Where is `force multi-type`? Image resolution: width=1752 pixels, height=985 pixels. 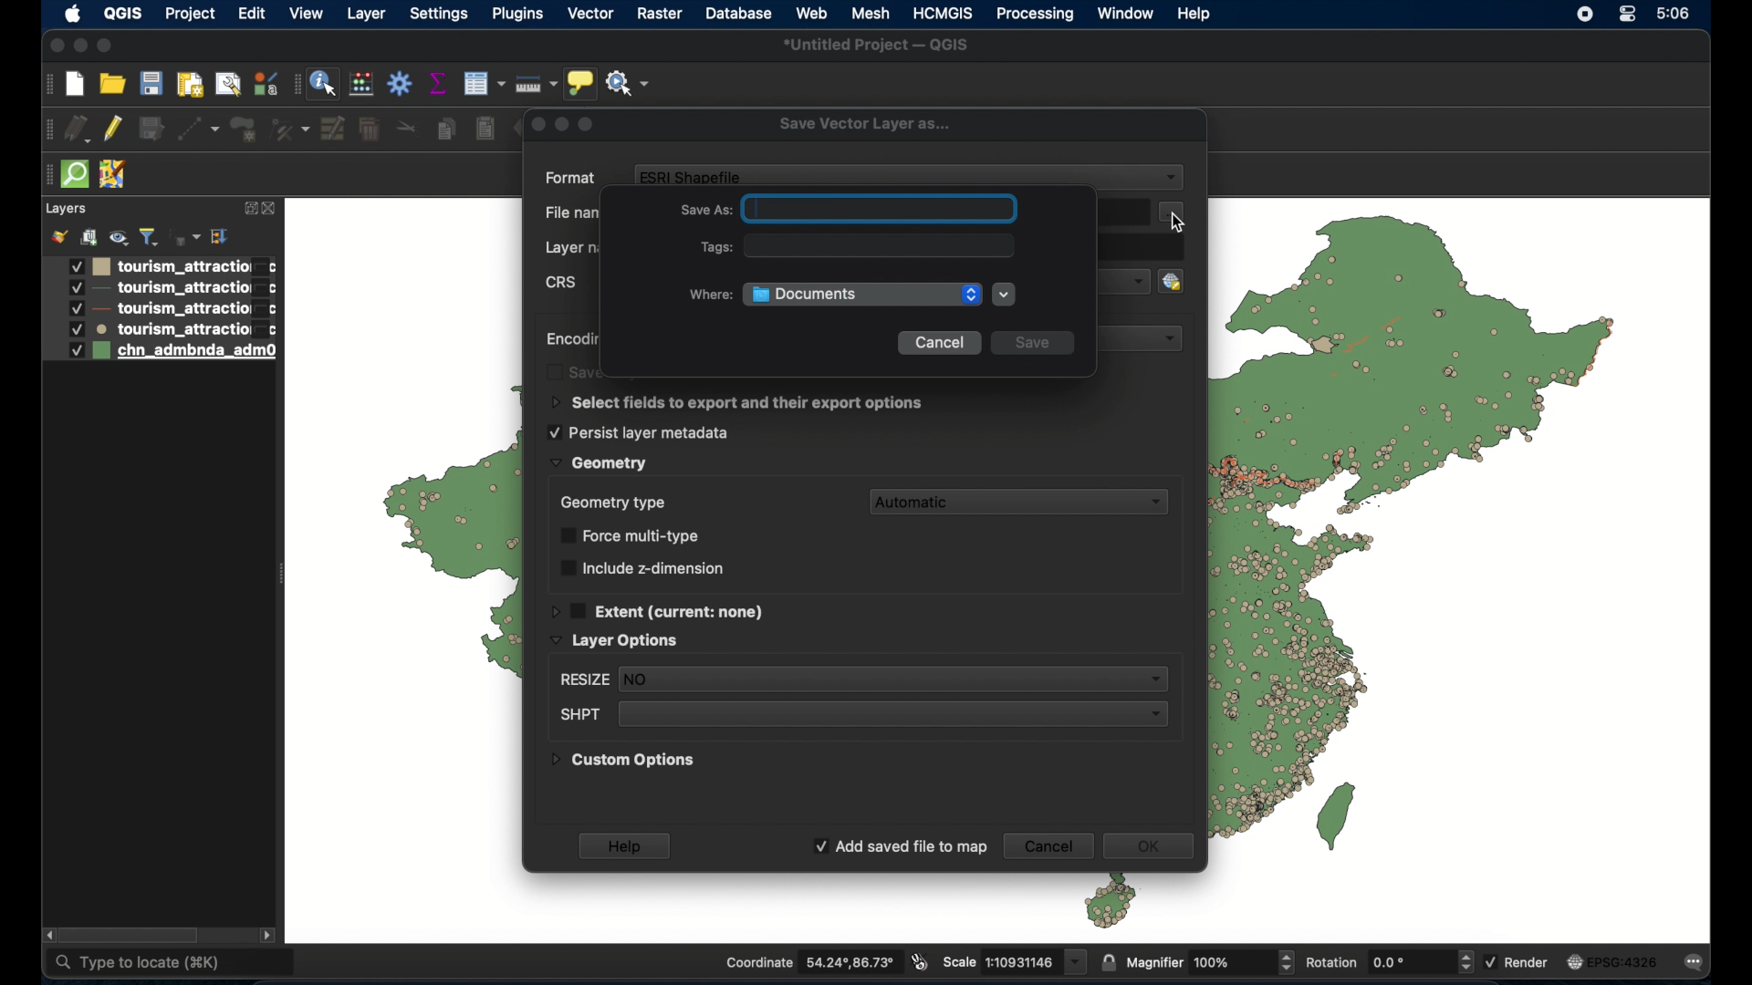
force multi-type is located at coordinates (634, 535).